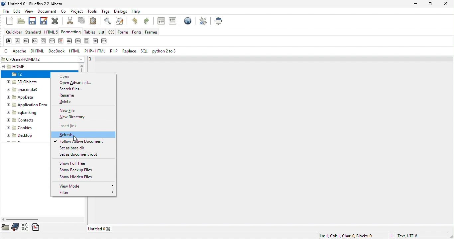 Image resolution: width=454 pixels, height=239 pixels. What do you see at coordinates (92, 60) in the screenshot?
I see `1` at bounding box center [92, 60].